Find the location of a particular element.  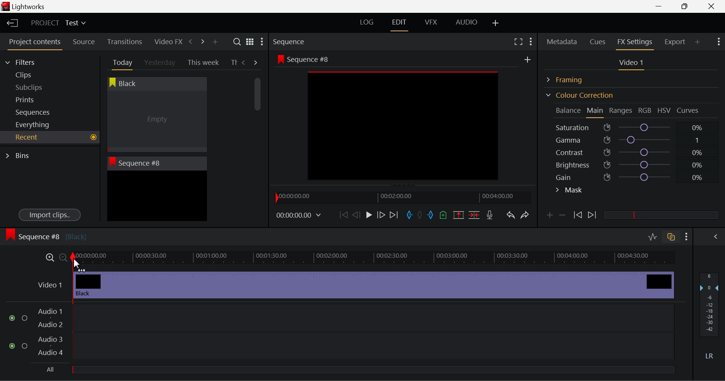

Remove All Marks is located at coordinates (421, 216).